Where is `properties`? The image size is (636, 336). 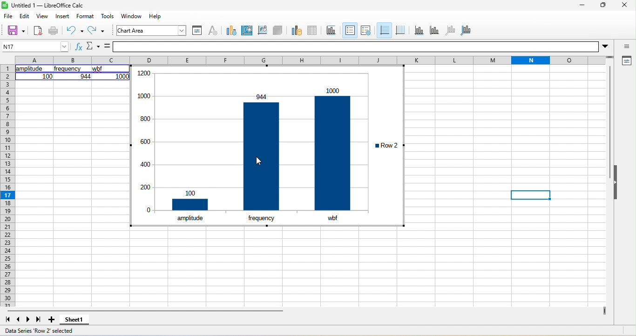
properties is located at coordinates (625, 60).